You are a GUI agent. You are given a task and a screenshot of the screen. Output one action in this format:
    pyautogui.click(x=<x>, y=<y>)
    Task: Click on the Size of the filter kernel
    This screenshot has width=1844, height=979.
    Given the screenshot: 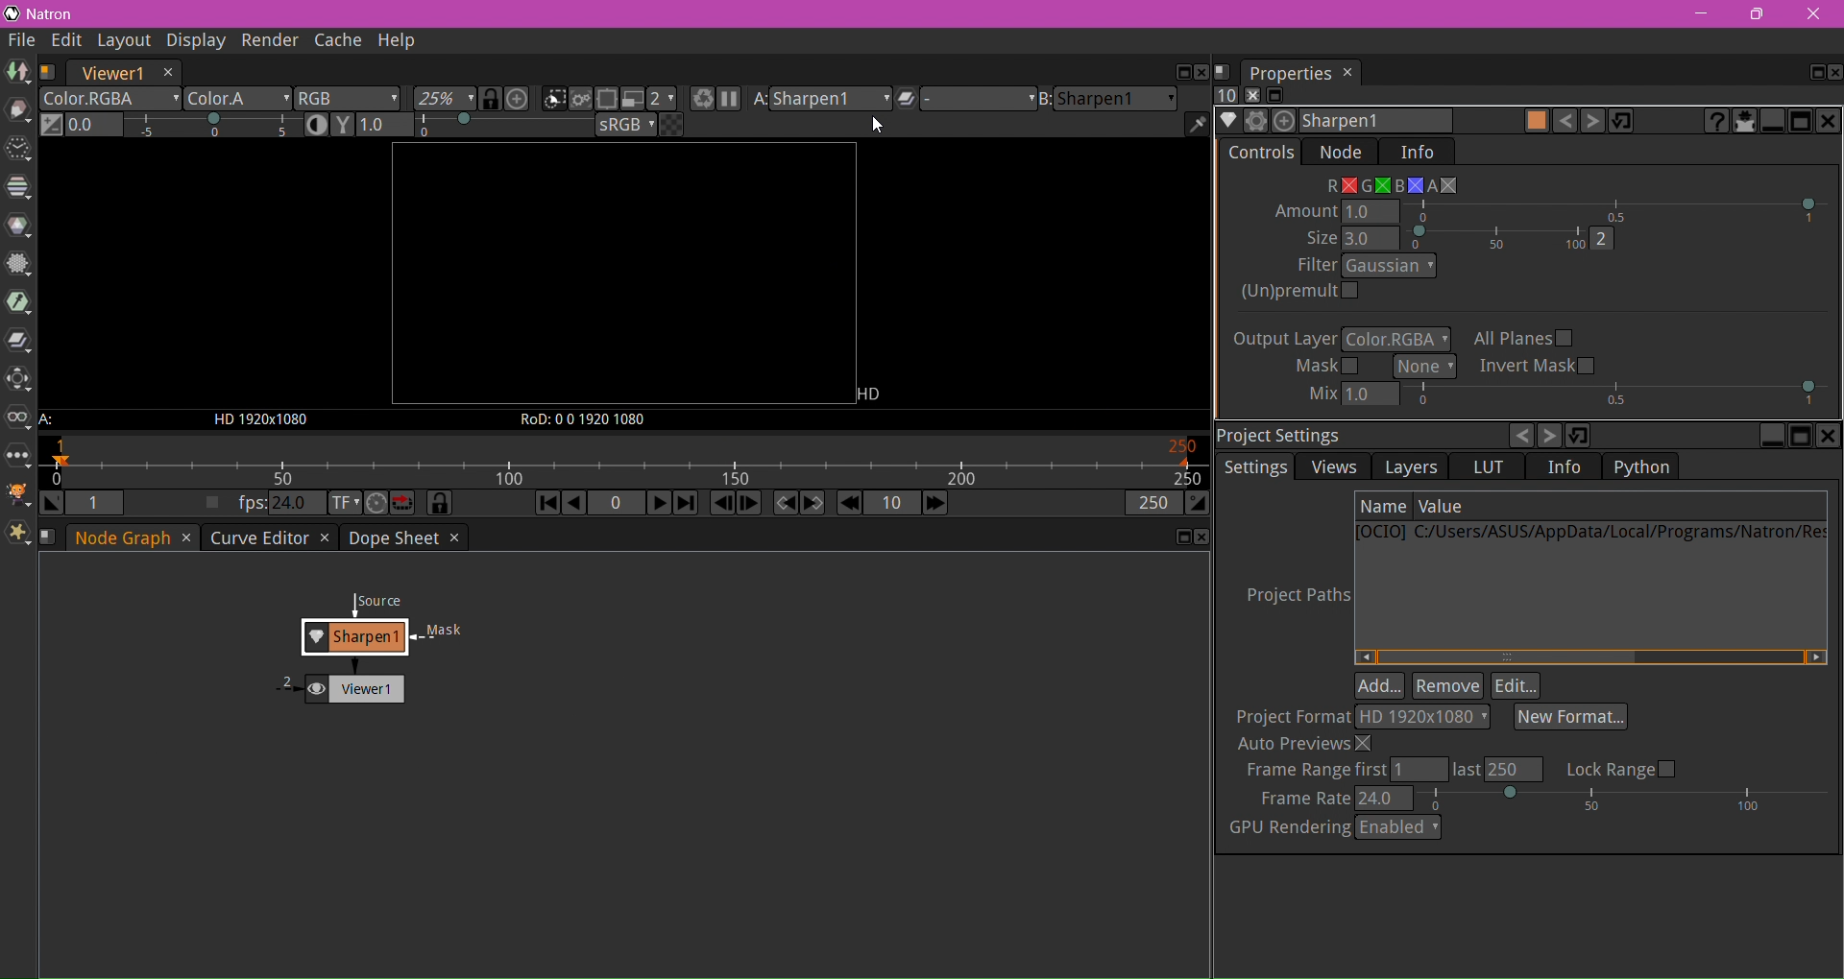 What is the action you would take?
    pyautogui.click(x=1461, y=238)
    